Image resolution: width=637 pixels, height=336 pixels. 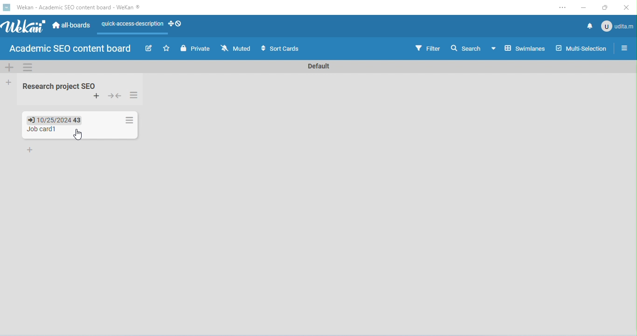 What do you see at coordinates (316, 67) in the screenshot?
I see `default` at bounding box center [316, 67].